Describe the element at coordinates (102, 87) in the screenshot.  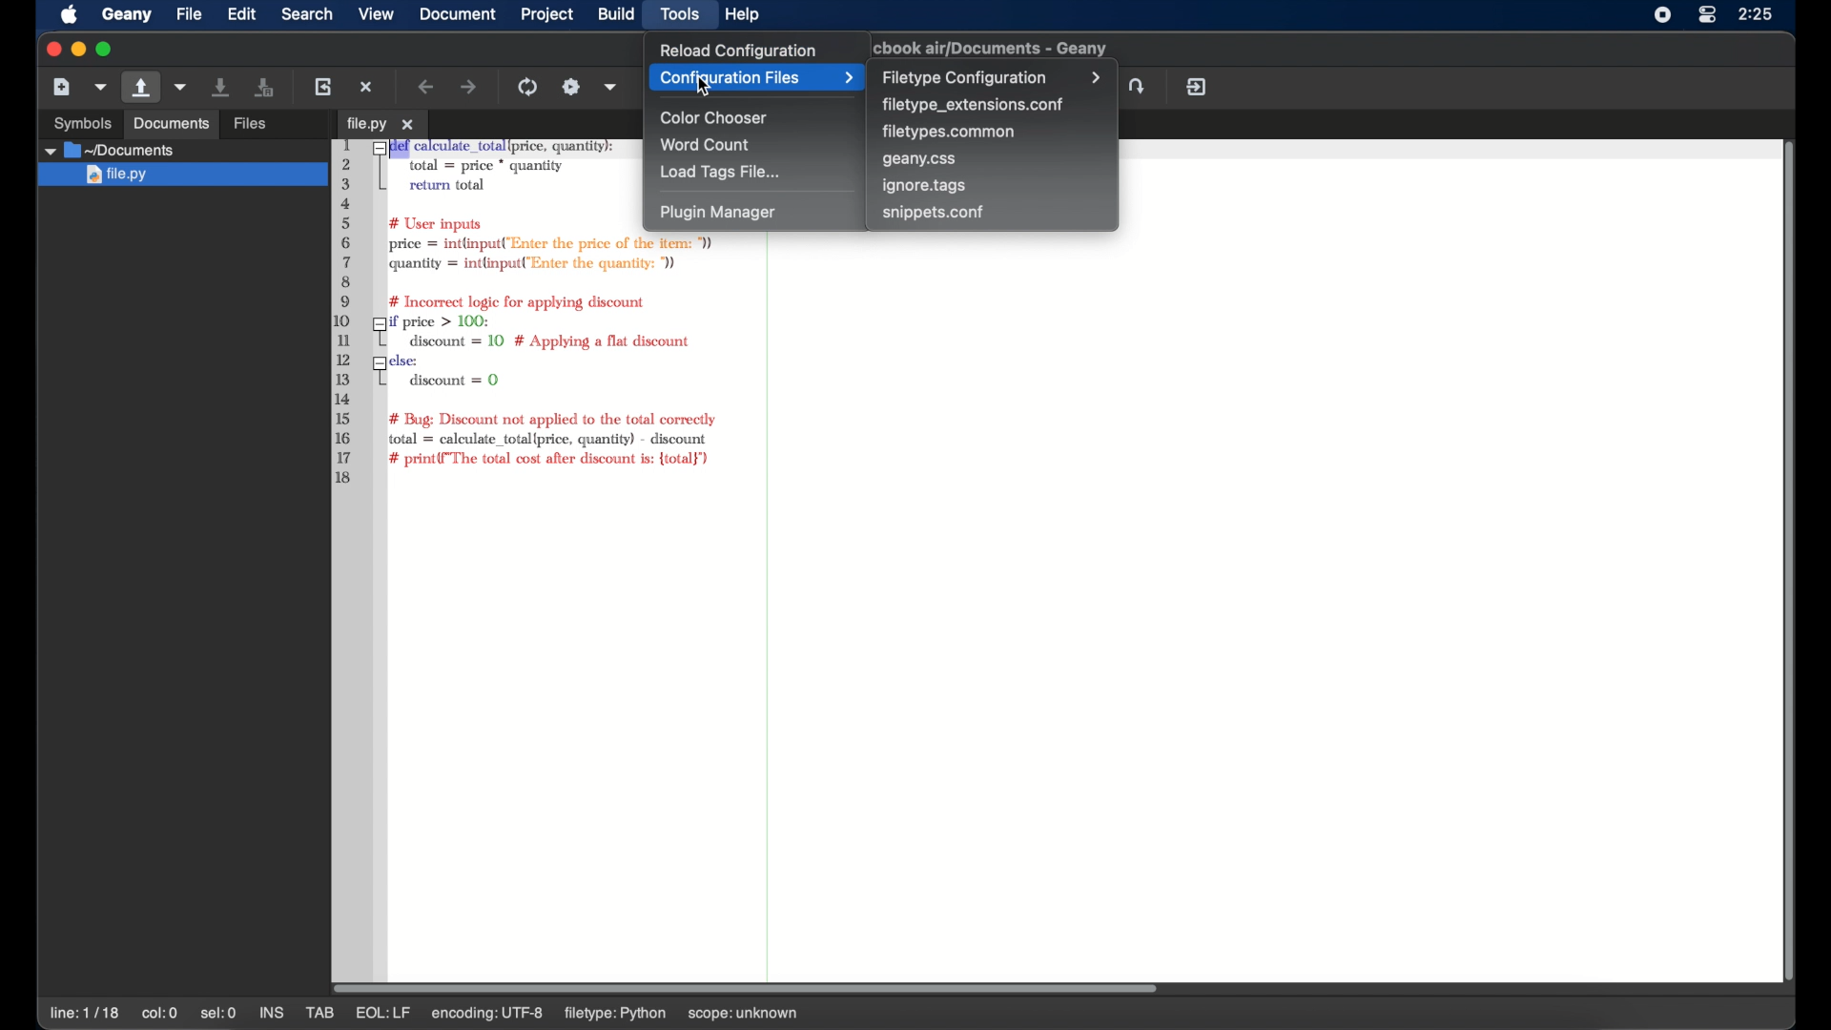
I see `create file from template` at that location.